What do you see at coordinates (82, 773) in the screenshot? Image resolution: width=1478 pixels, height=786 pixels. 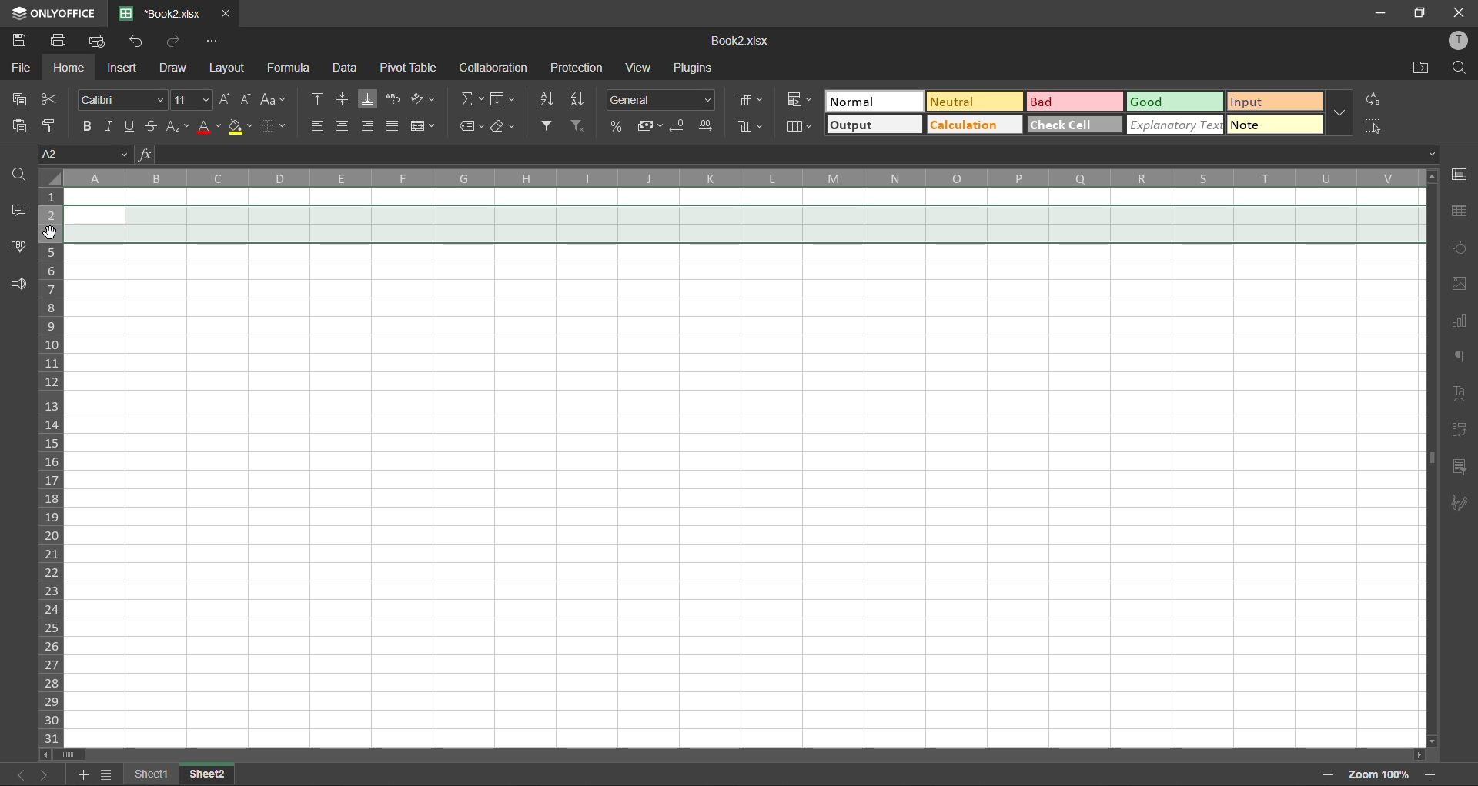 I see `add sheet` at bounding box center [82, 773].